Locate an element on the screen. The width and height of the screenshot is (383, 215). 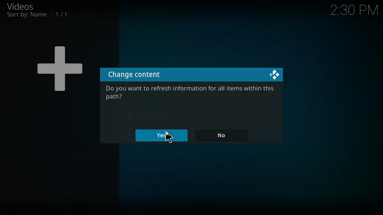
2:29 PM is located at coordinates (354, 11).